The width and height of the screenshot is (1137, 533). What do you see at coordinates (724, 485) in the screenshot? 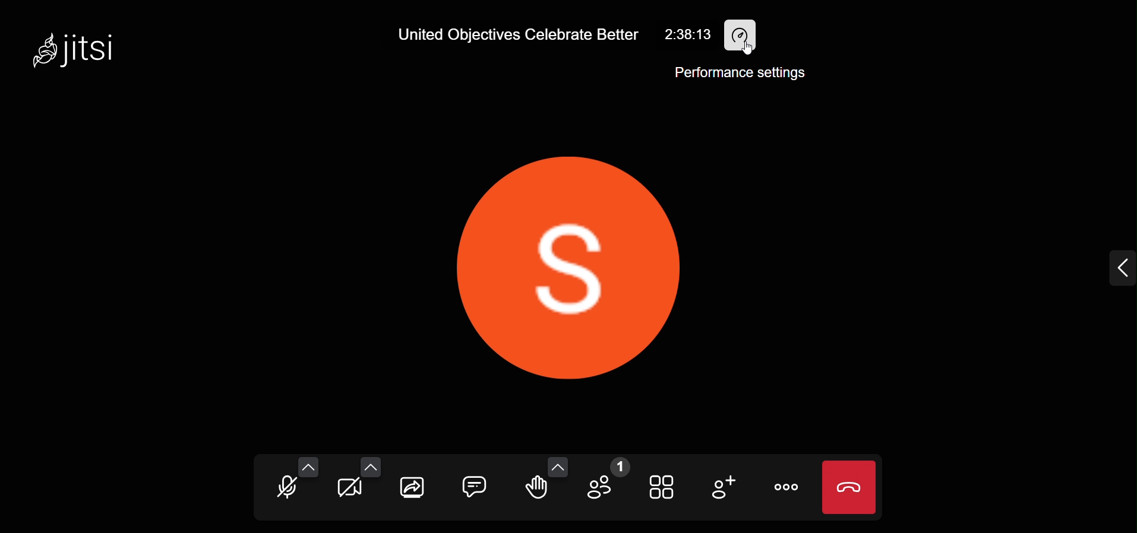
I see `invite people` at bounding box center [724, 485].